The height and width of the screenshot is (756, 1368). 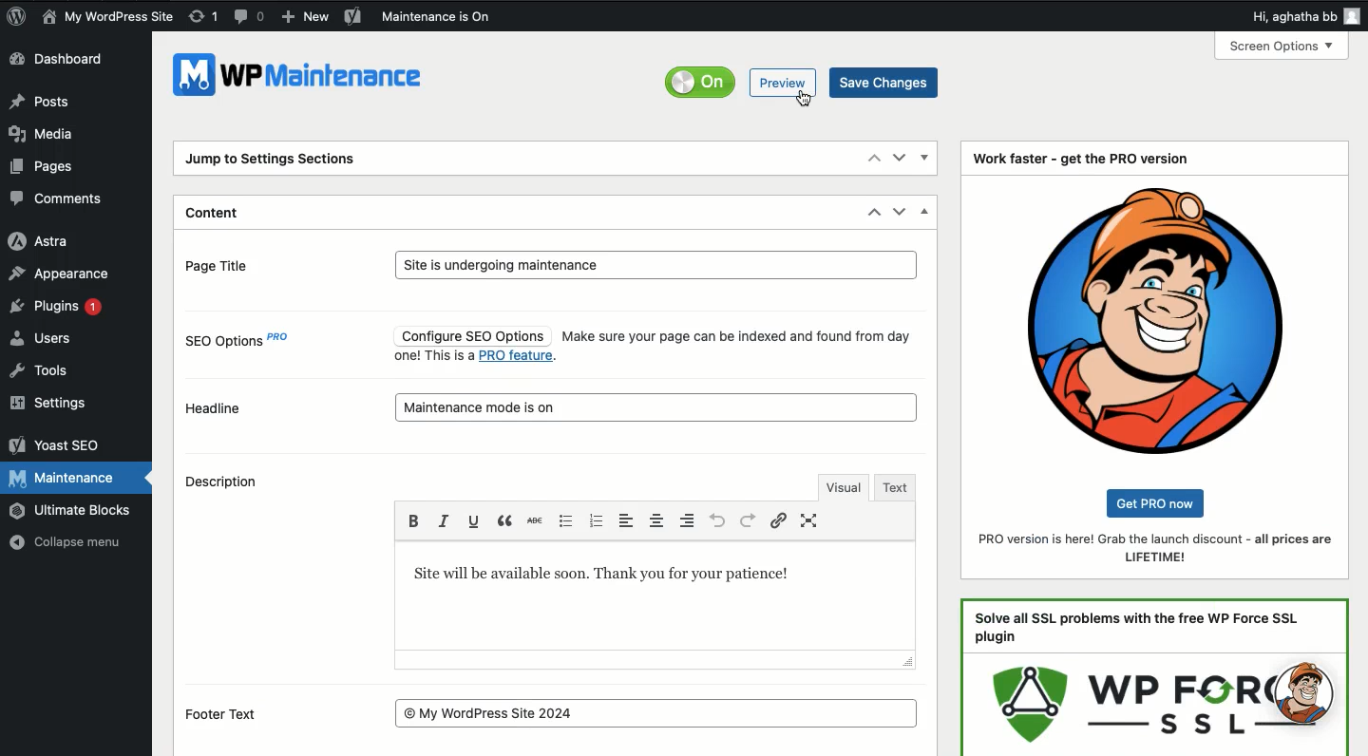 What do you see at coordinates (47, 168) in the screenshot?
I see `Pages` at bounding box center [47, 168].